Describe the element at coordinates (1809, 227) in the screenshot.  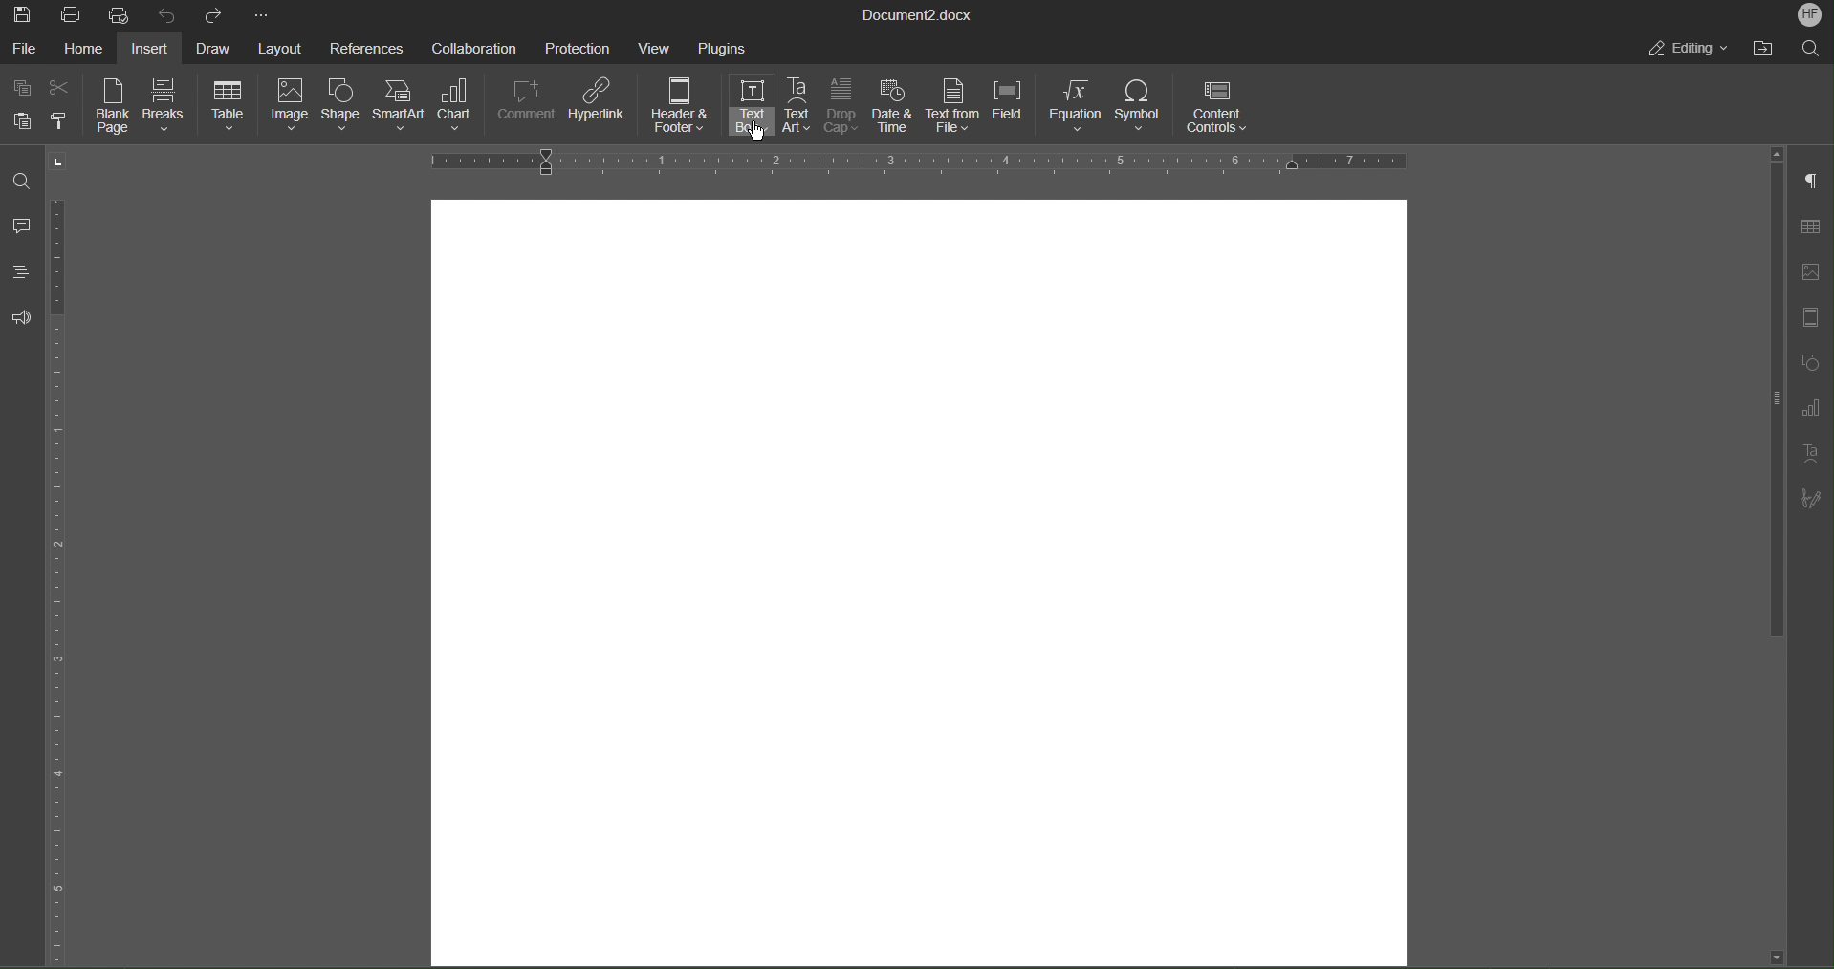
I see `Table` at that location.